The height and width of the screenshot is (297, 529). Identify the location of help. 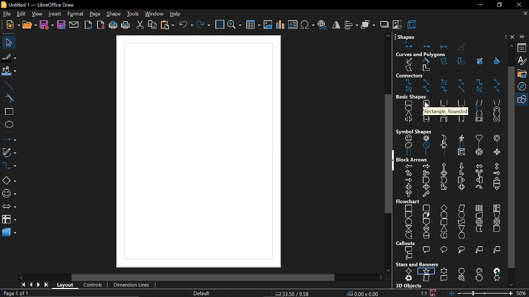
(176, 14).